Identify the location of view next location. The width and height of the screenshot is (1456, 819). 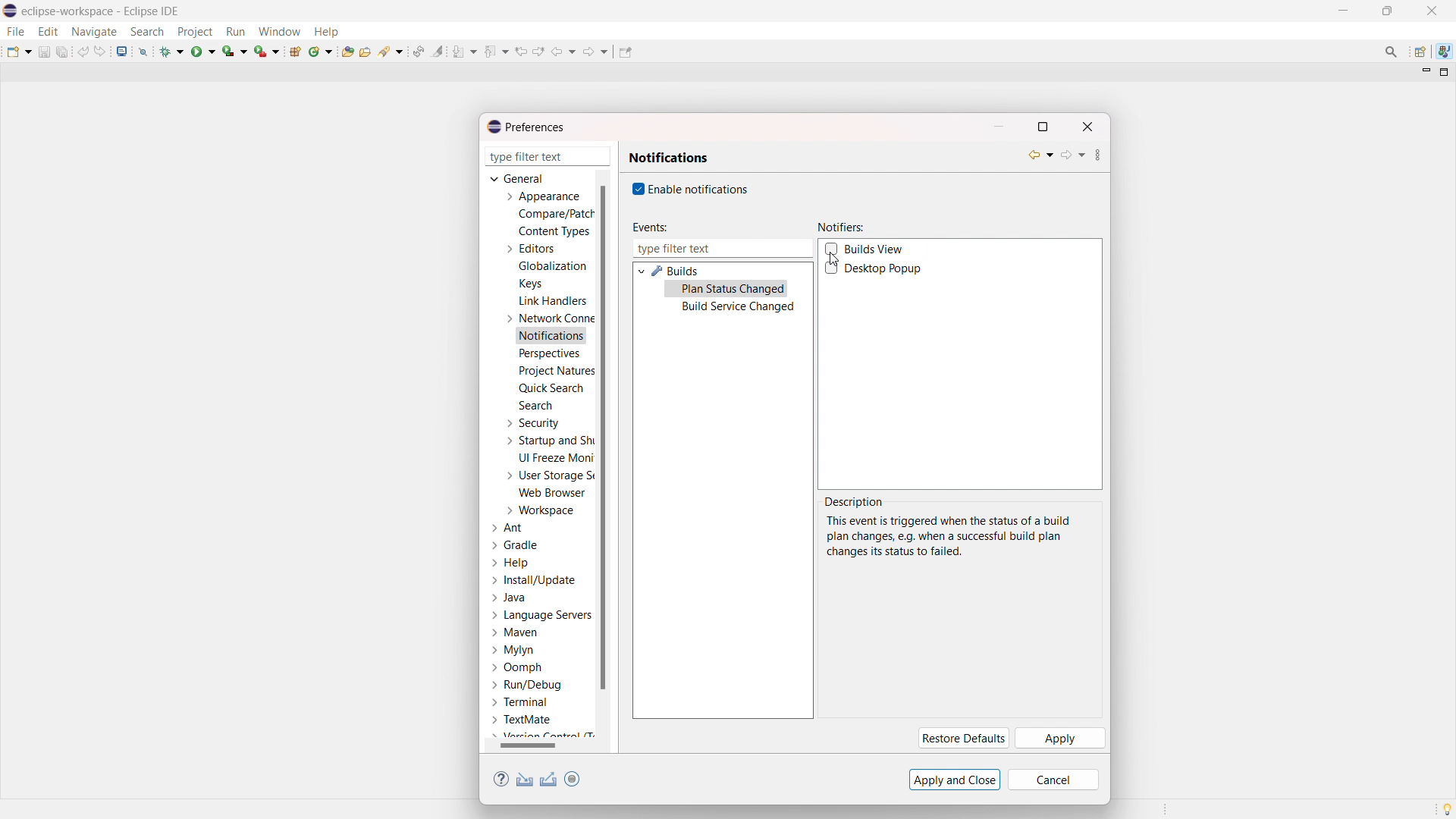
(538, 50).